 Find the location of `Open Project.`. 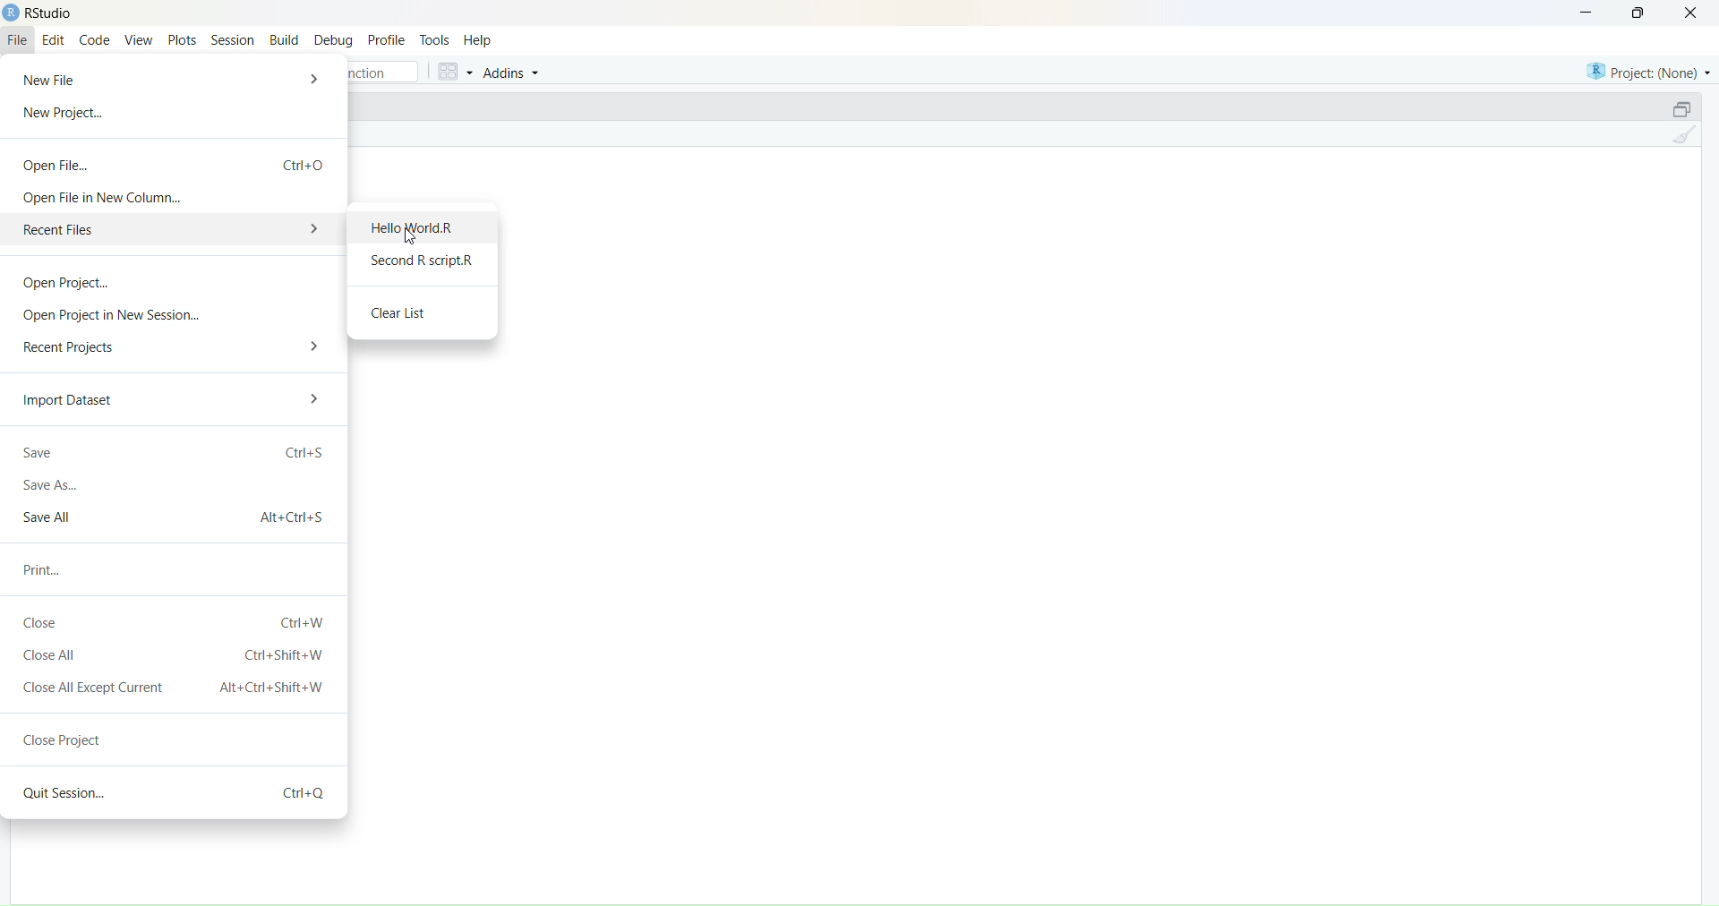

Open Project. is located at coordinates (75, 279).